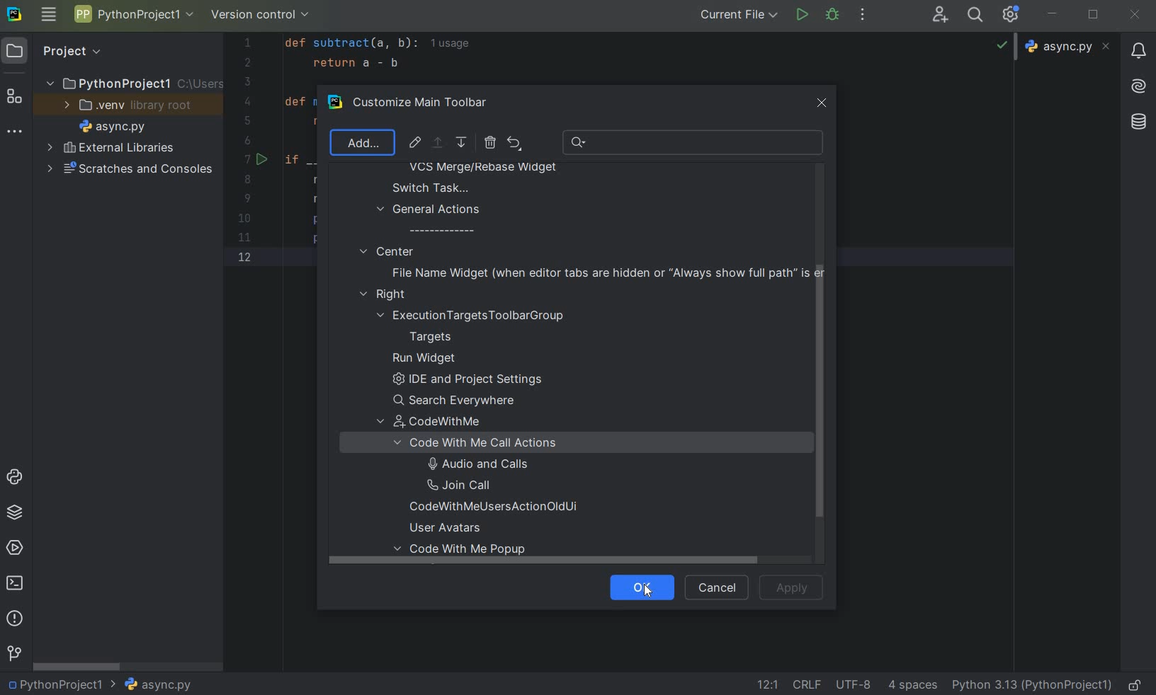 The height and width of the screenshot is (695, 1156). Describe the element at coordinates (817, 411) in the screenshot. I see `scrollbar` at that location.